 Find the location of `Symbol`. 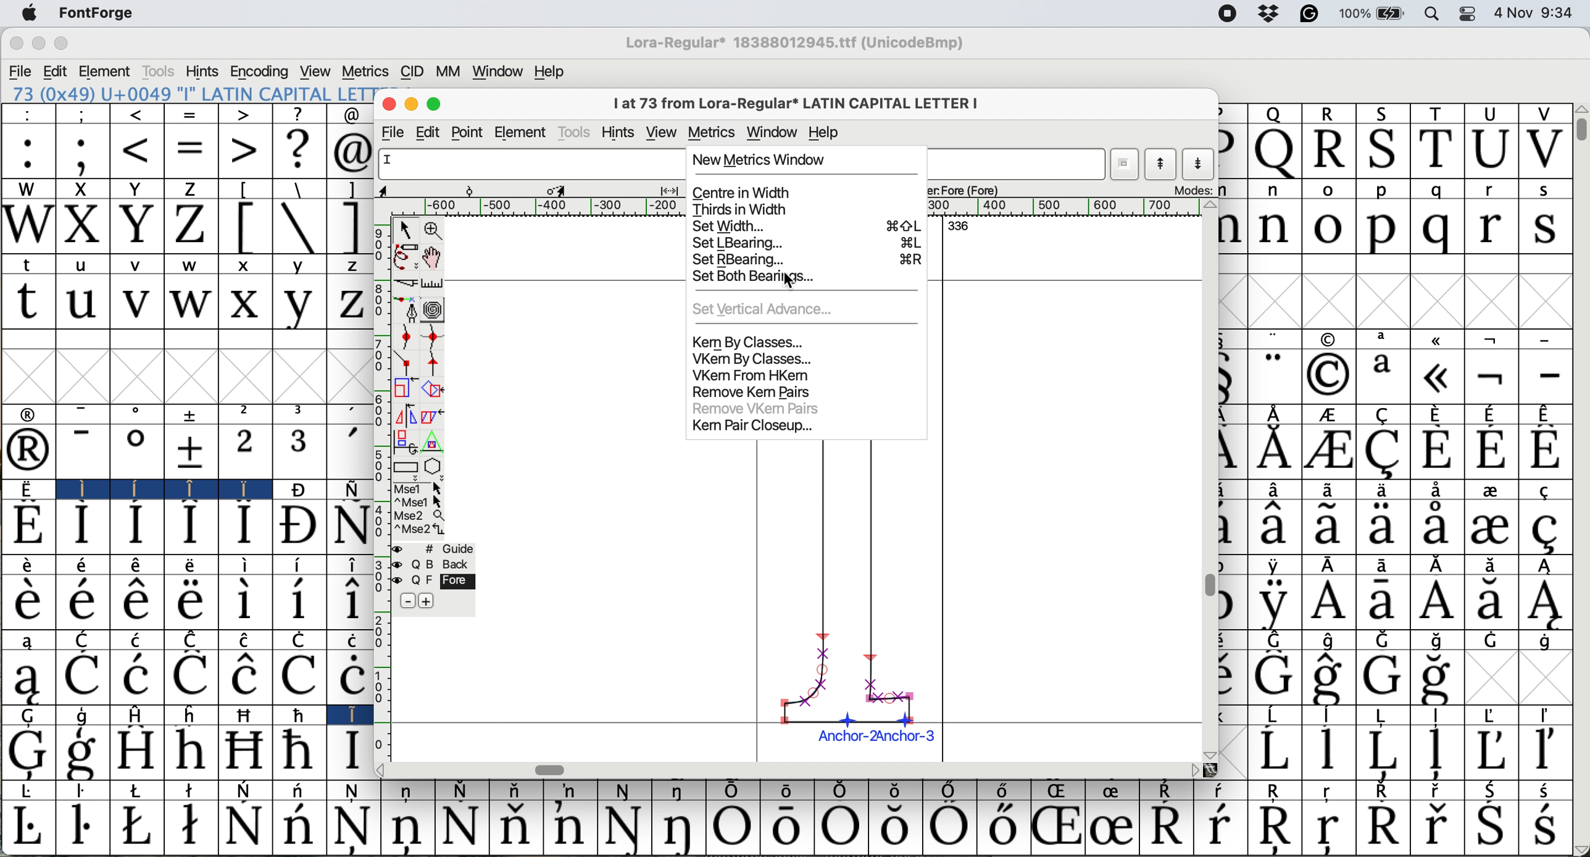

Symbol is located at coordinates (190, 602).